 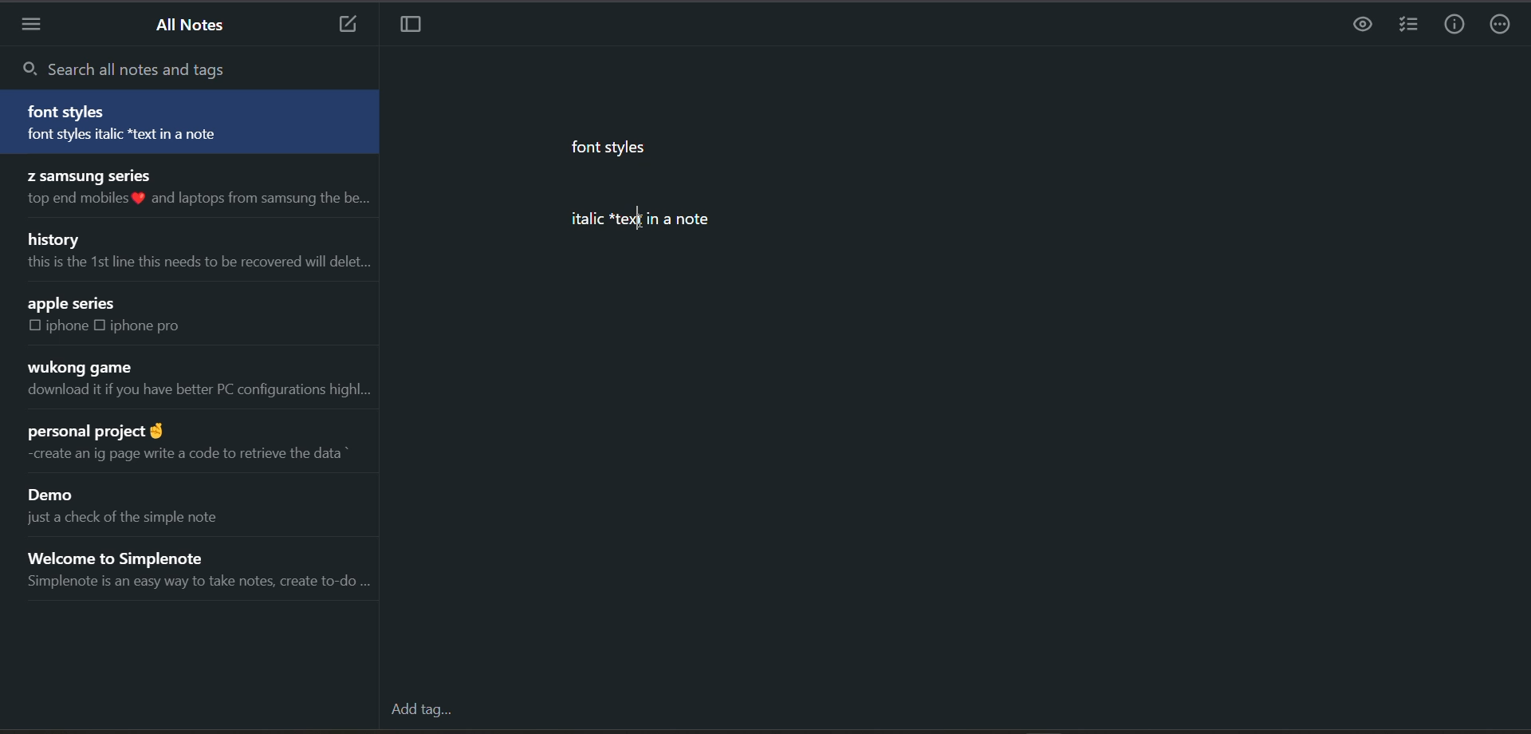 What do you see at coordinates (195, 380) in the screenshot?
I see `note title and preview` at bounding box center [195, 380].